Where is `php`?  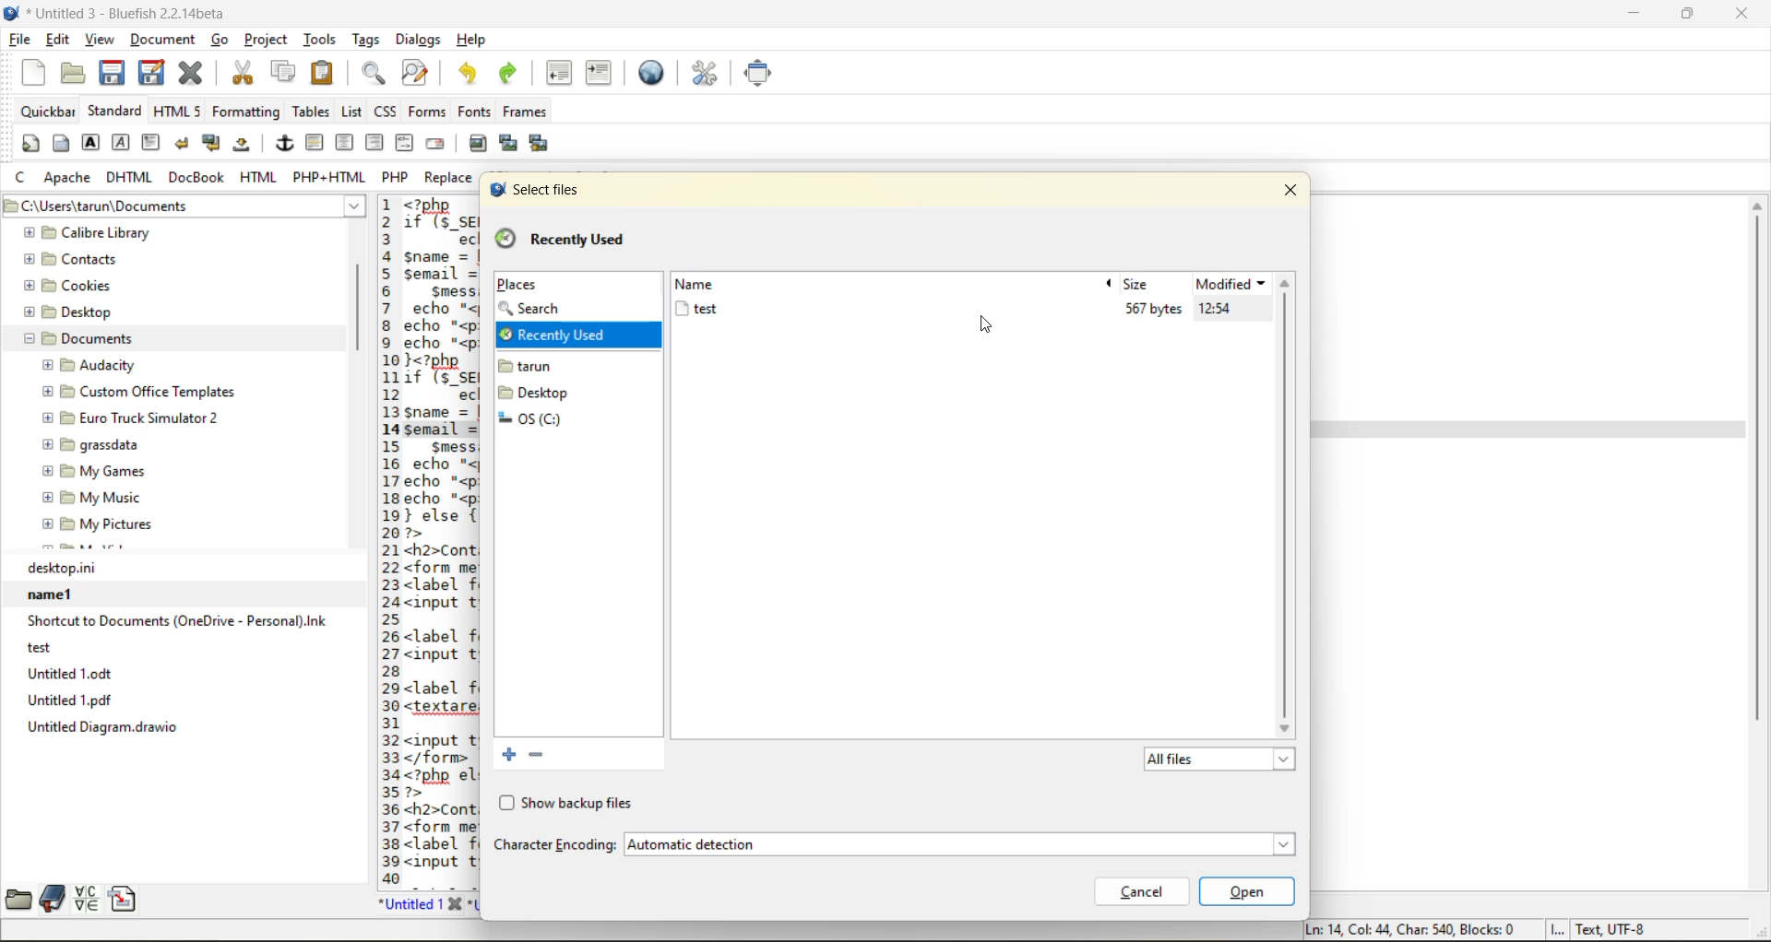 php is located at coordinates (398, 177).